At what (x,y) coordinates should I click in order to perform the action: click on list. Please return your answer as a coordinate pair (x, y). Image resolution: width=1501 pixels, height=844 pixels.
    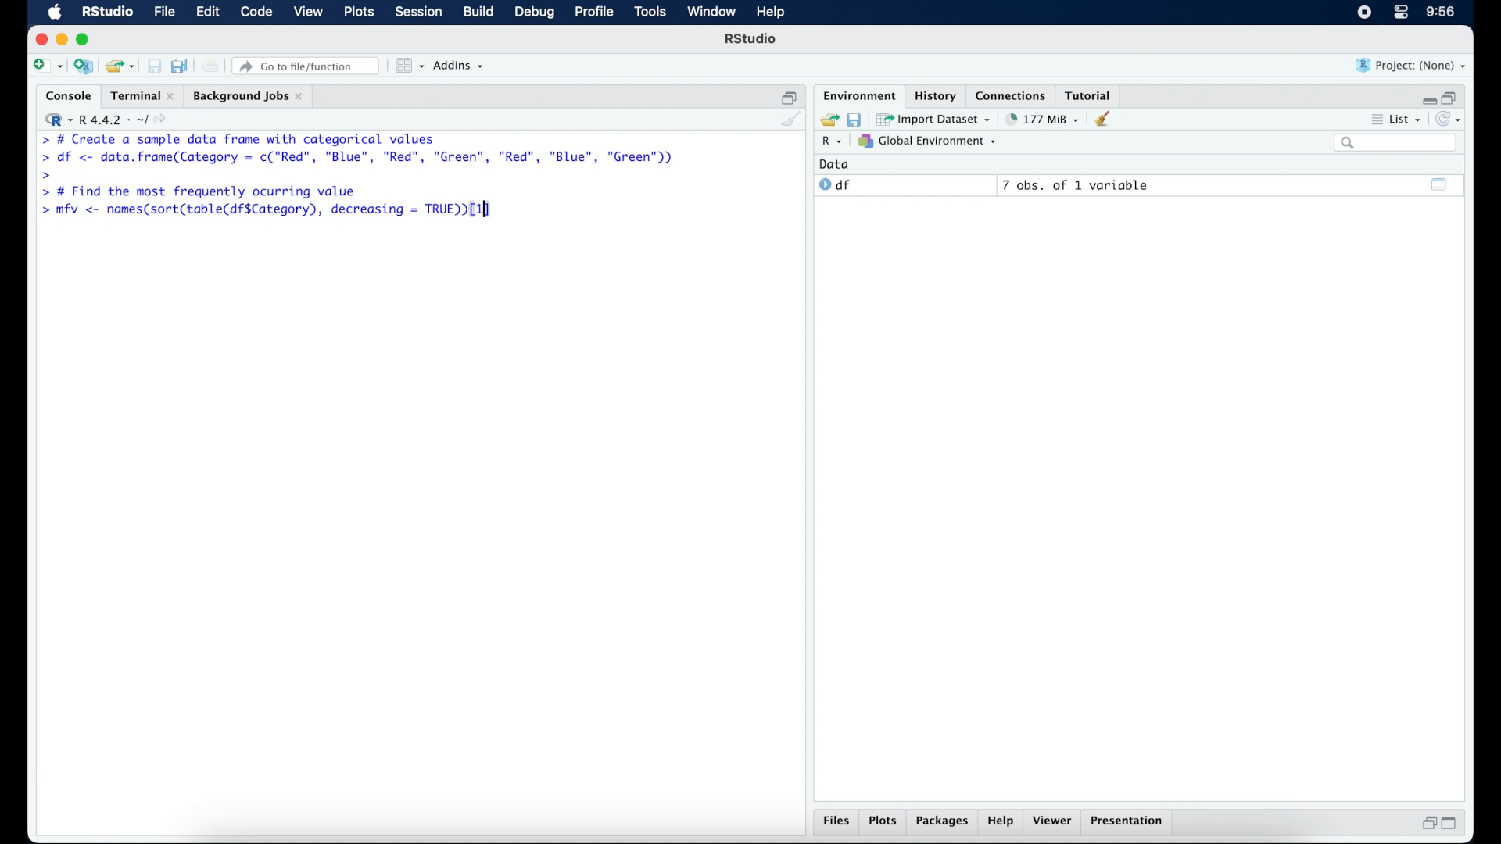
    Looking at the image, I should click on (1408, 118).